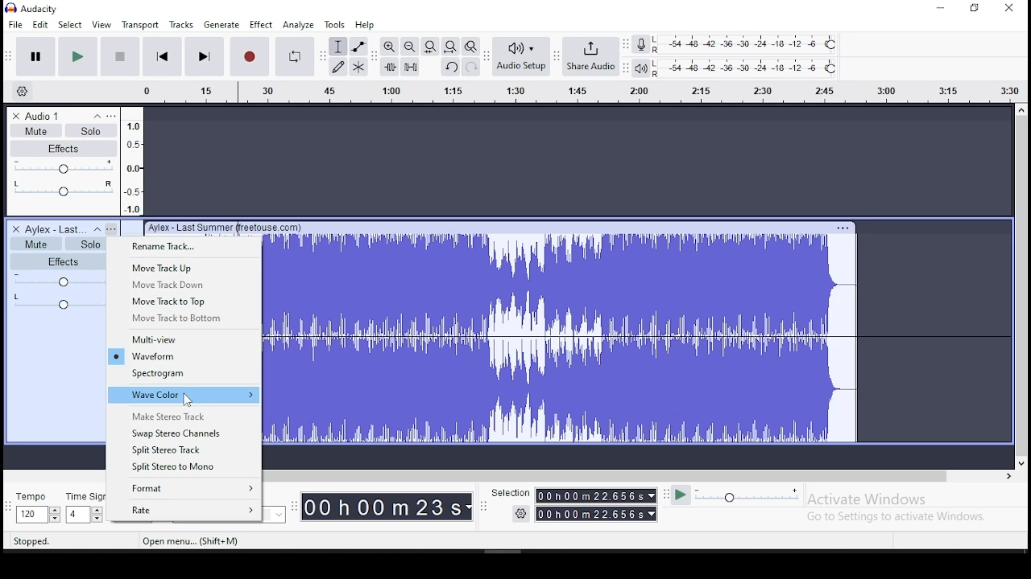 Image resolution: width=1031 pixels, height=579 pixels. I want to click on volume, so click(56, 280).